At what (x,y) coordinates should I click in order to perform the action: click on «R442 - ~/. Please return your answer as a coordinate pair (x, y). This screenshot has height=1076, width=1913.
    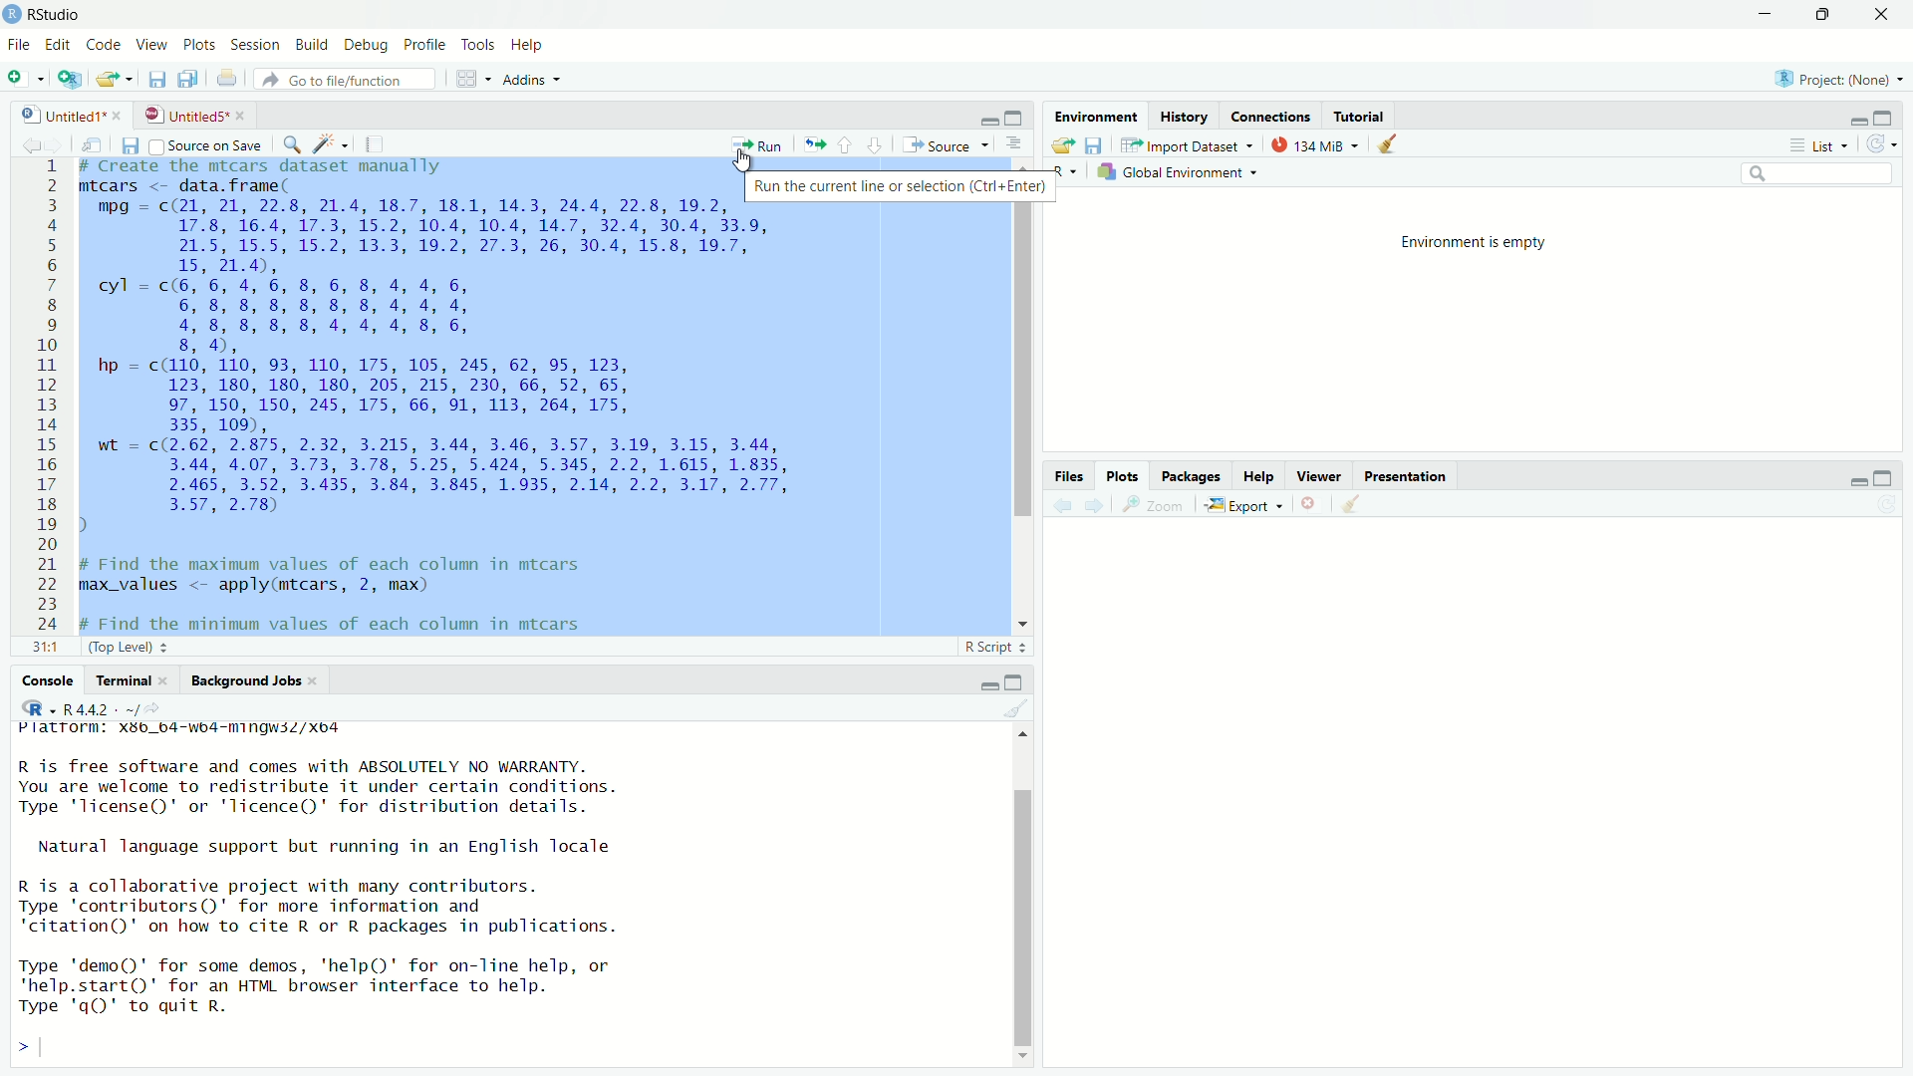
    Looking at the image, I should click on (89, 707).